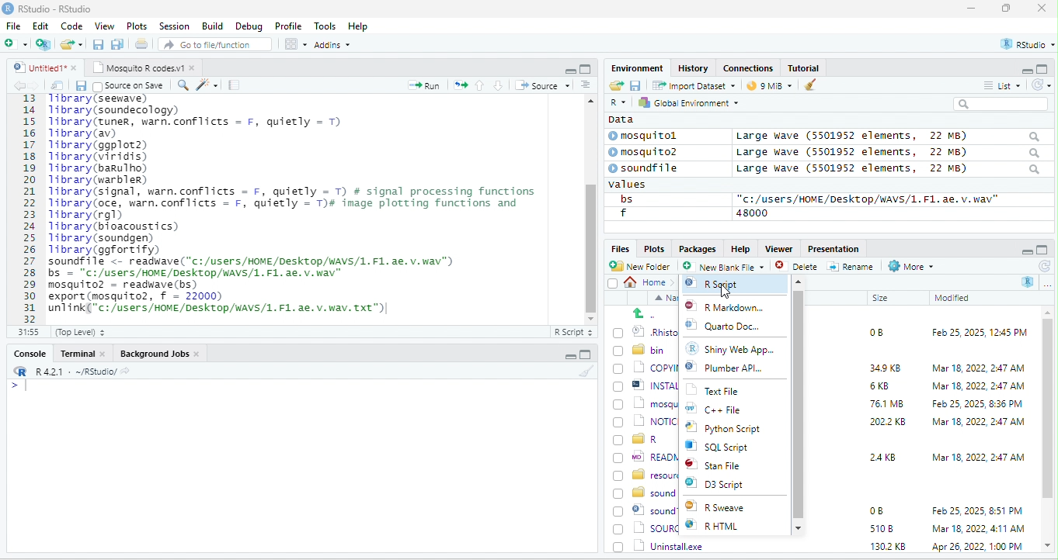  Describe the element at coordinates (619, 119) in the screenshot. I see `data` at that location.